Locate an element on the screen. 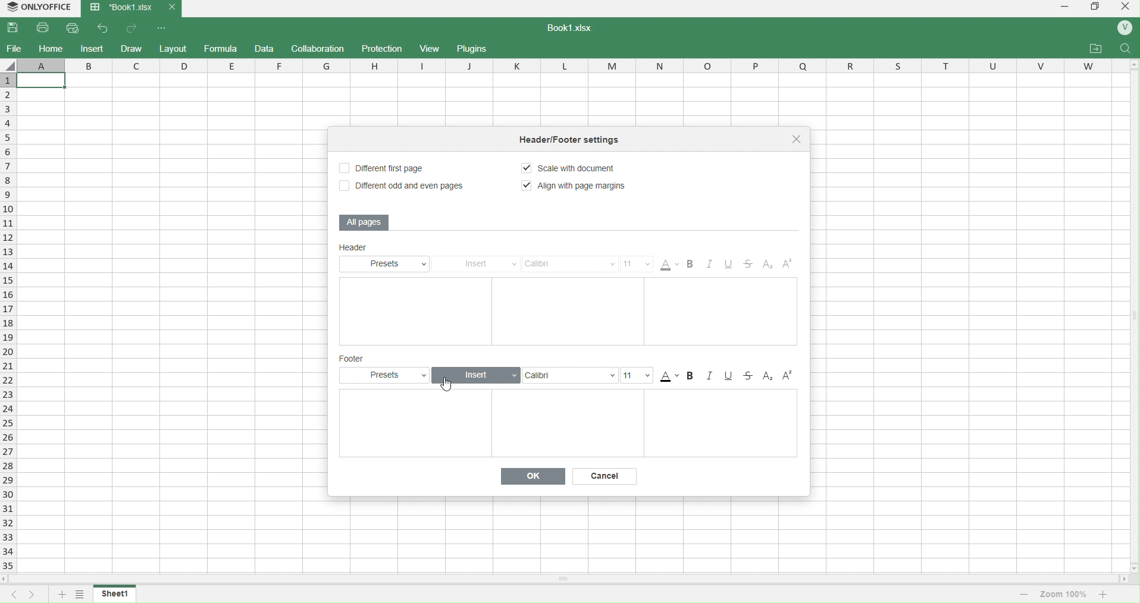 This screenshot has width=1140, height=603. save is located at coordinates (16, 28).